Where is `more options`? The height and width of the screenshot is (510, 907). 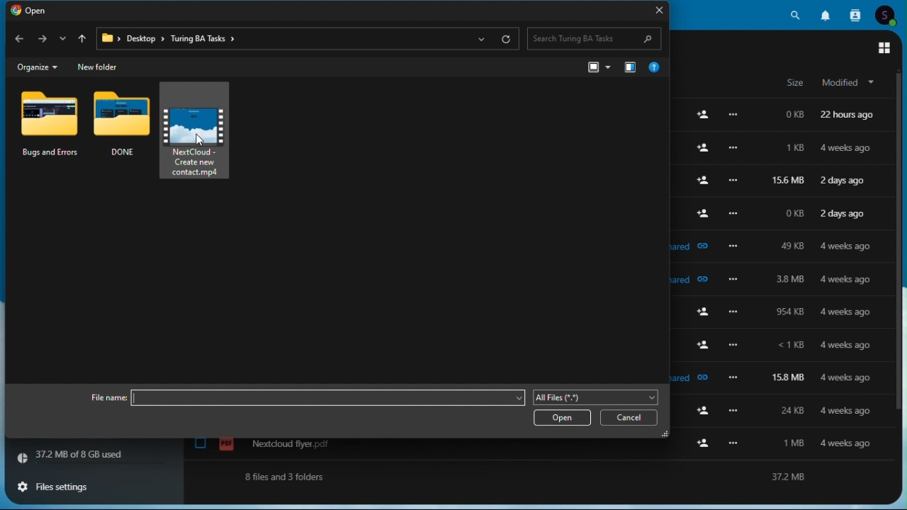
more options is located at coordinates (734, 345).